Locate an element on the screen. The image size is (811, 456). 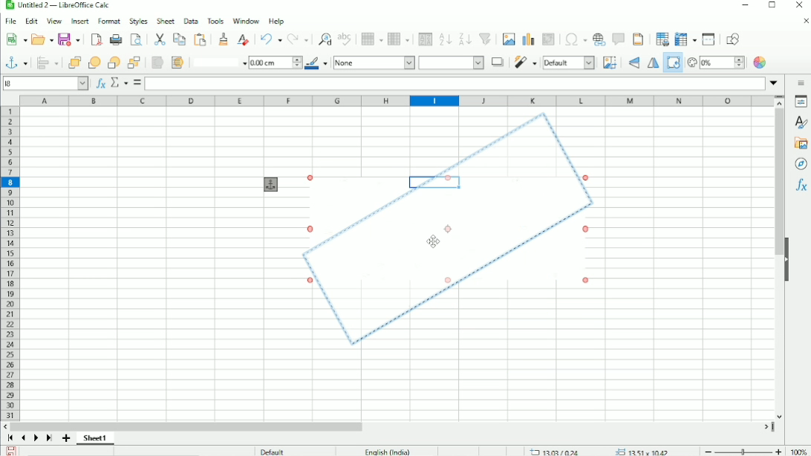
Sidebar settings is located at coordinates (799, 82).